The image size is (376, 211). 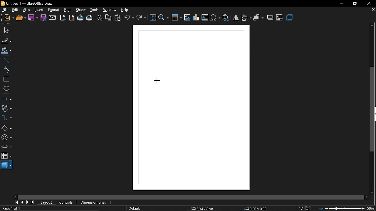 What do you see at coordinates (71, 18) in the screenshot?
I see `export as pdf` at bounding box center [71, 18].